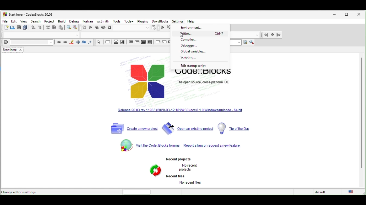  What do you see at coordinates (5, 20) in the screenshot?
I see `file` at bounding box center [5, 20].